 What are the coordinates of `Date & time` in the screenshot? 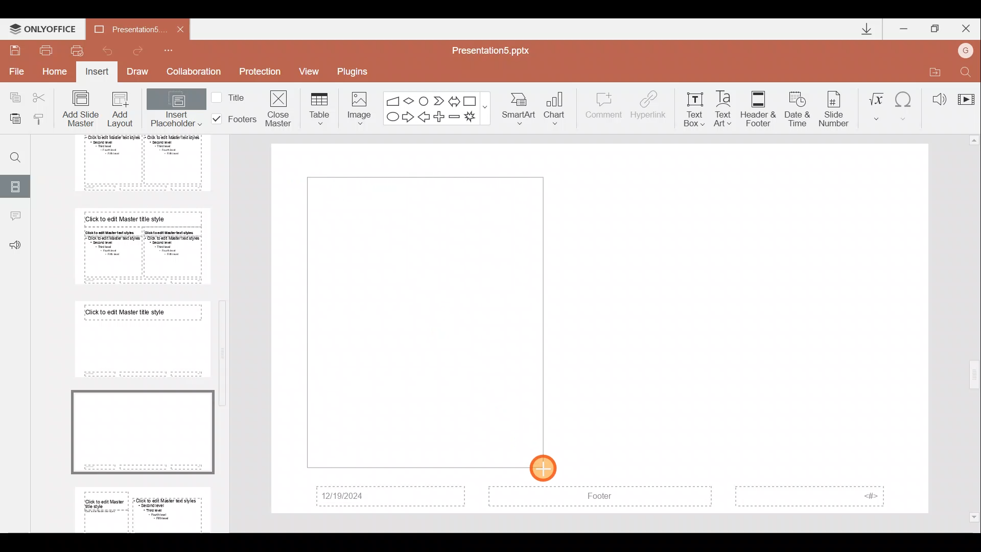 It's located at (795, 107).